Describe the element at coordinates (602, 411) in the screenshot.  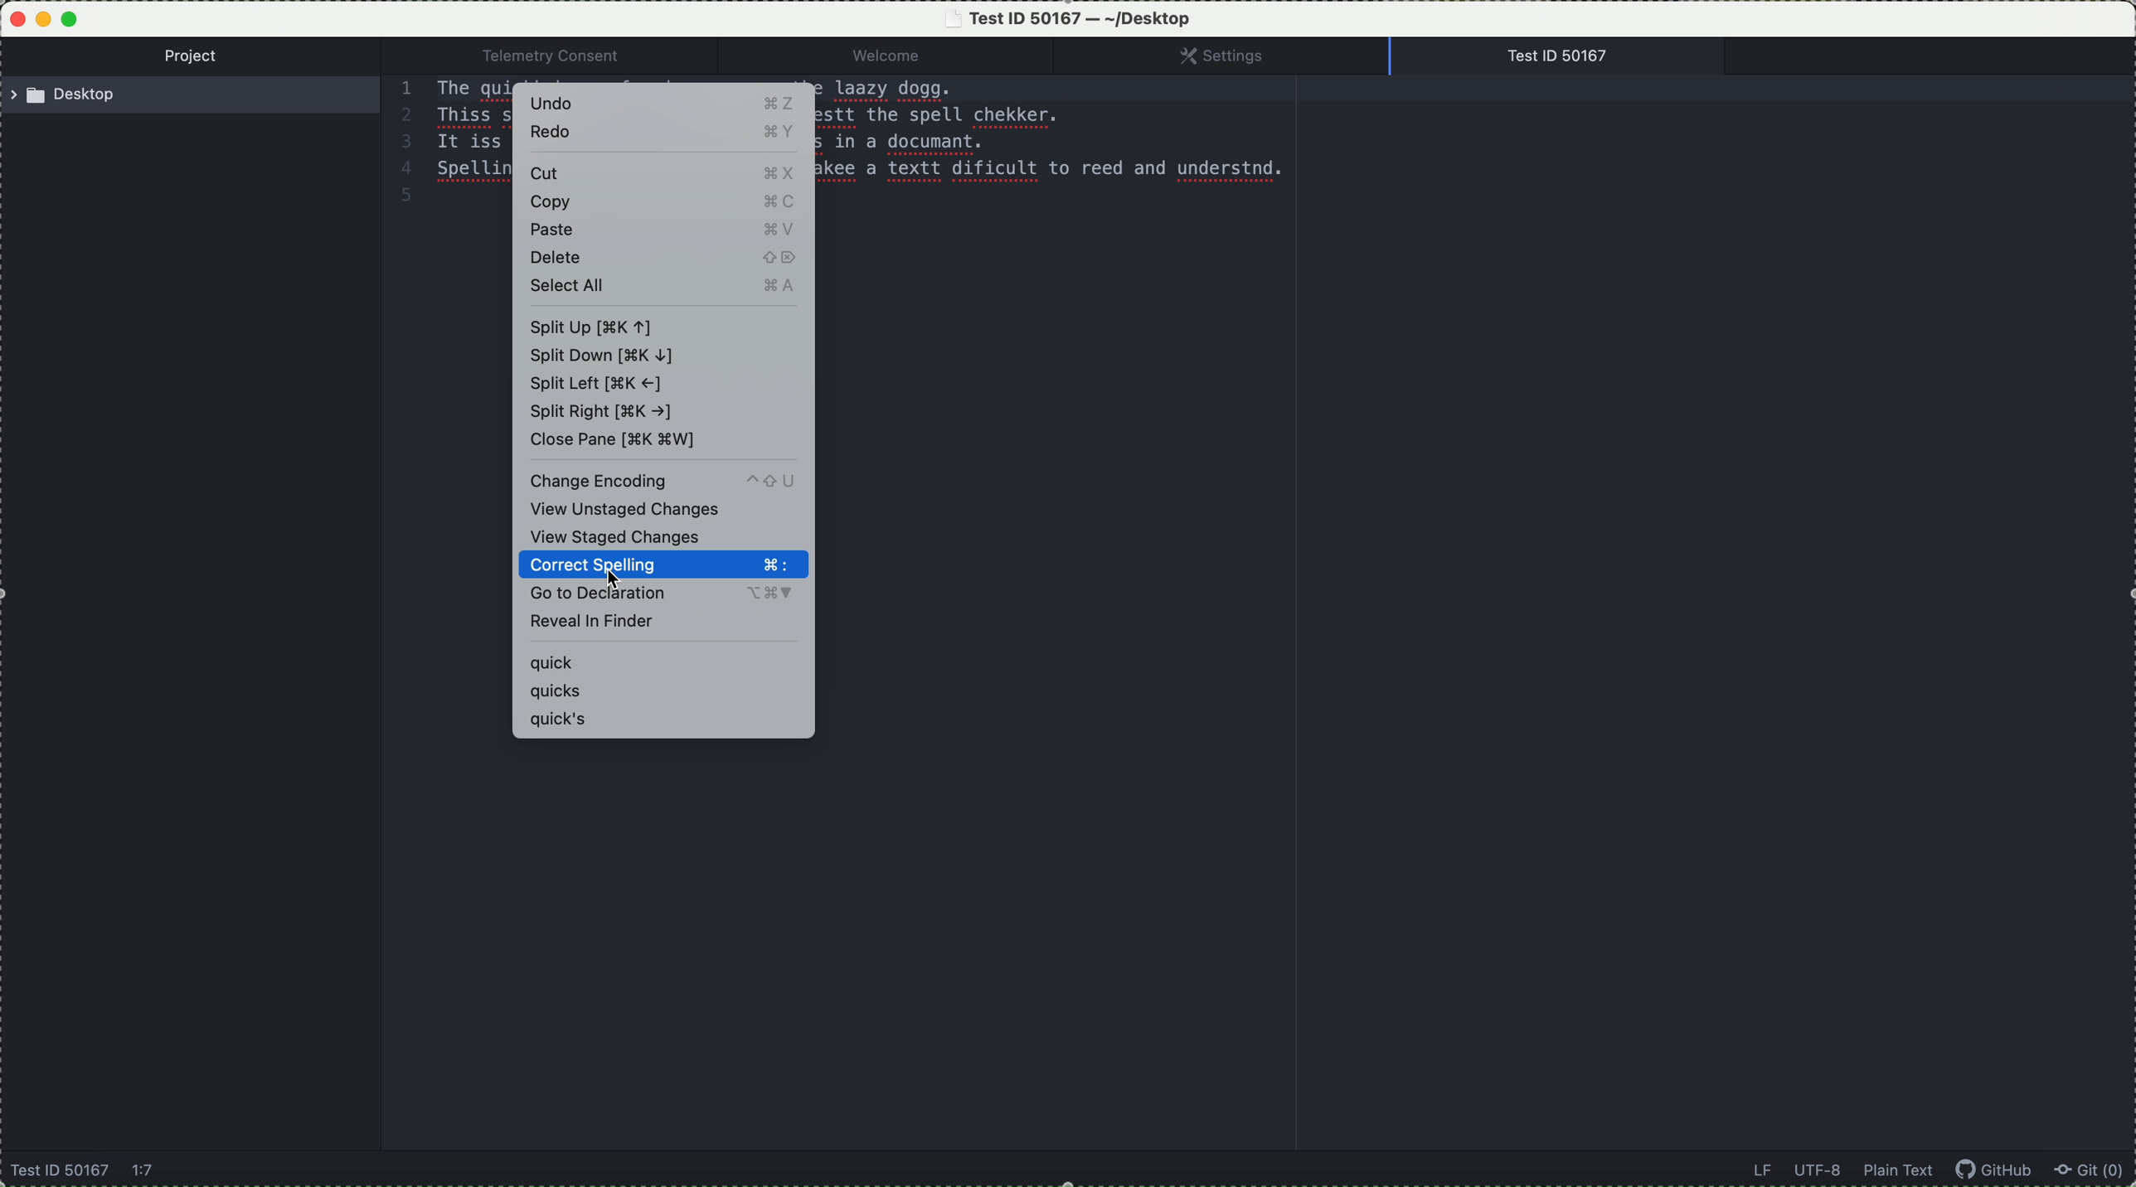
I see `split right` at that location.